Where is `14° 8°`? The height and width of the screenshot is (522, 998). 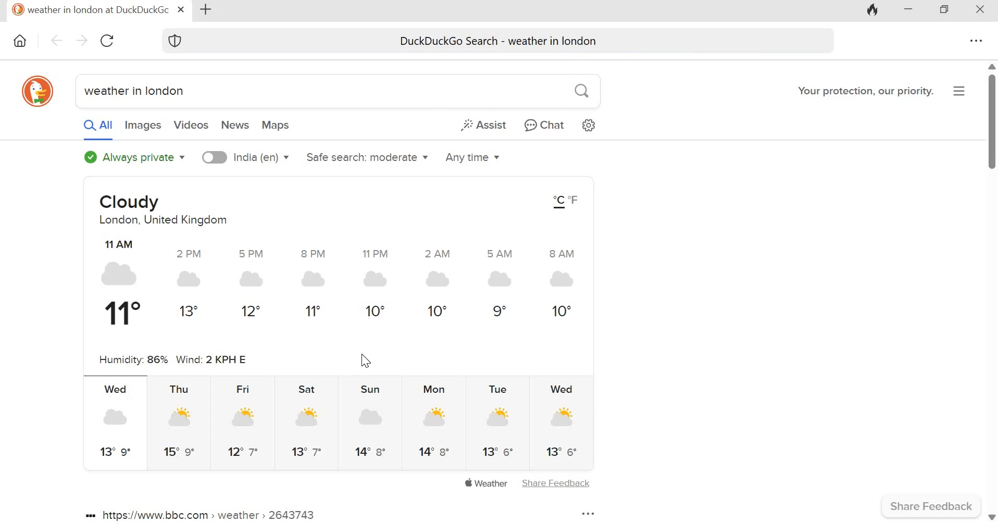
14° 8° is located at coordinates (370, 452).